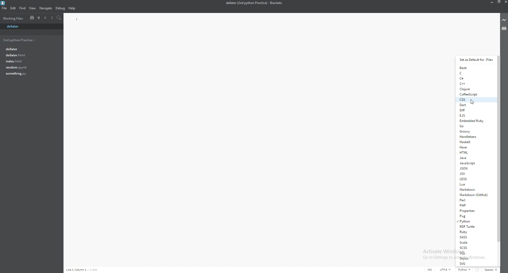 The height and width of the screenshot is (273, 508). What do you see at coordinates (474, 200) in the screenshot?
I see `perl` at bounding box center [474, 200].